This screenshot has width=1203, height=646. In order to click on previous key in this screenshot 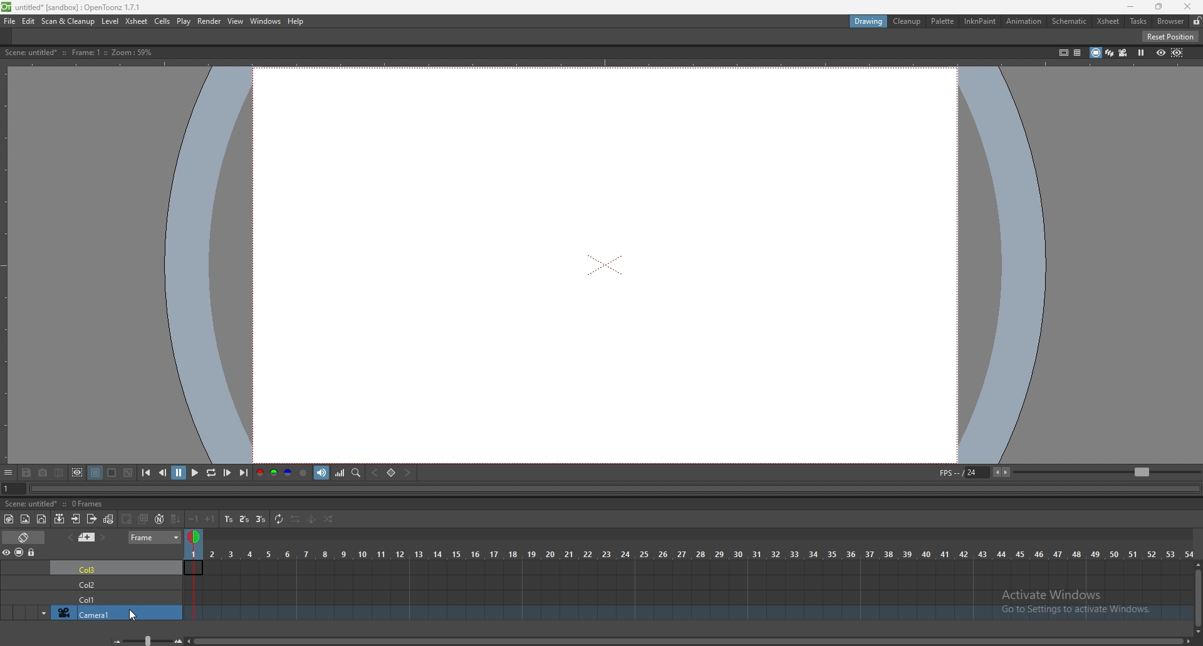, I will do `click(377, 473)`.